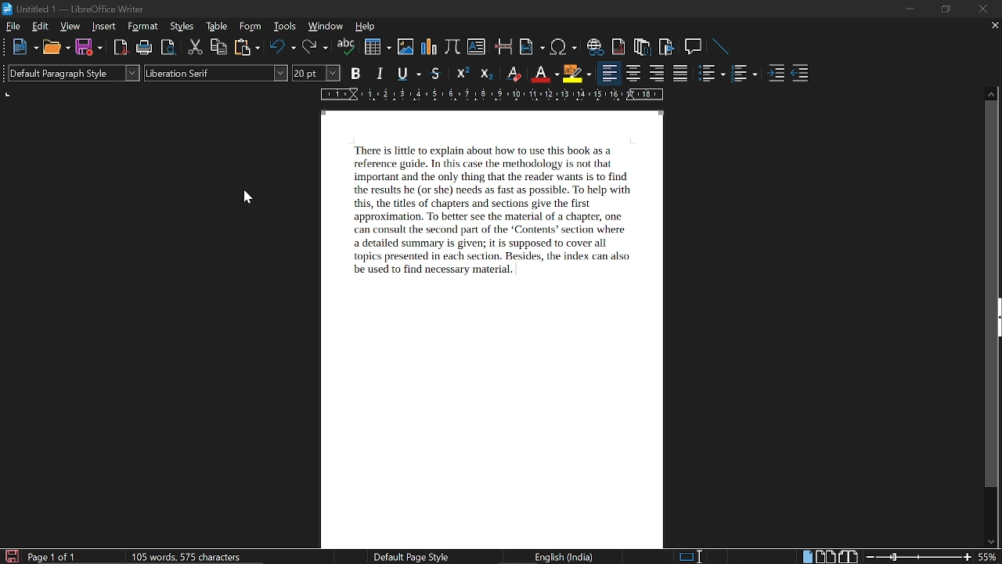 The width and height of the screenshot is (1002, 564). What do you see at coordinates (218, 48) in the screenshot?
I see `copy` at bounding box center [218, 48].